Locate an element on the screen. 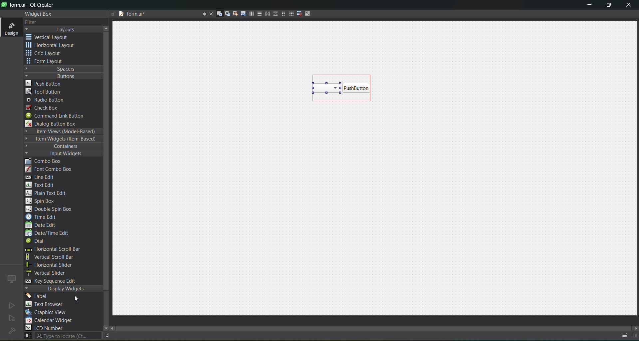 This screenshot has height=341, width=639. layout in a grid is located at coordinates (289, 14).